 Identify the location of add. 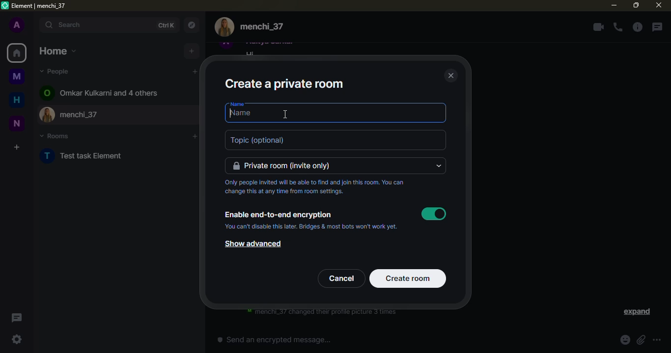
(195, 136).